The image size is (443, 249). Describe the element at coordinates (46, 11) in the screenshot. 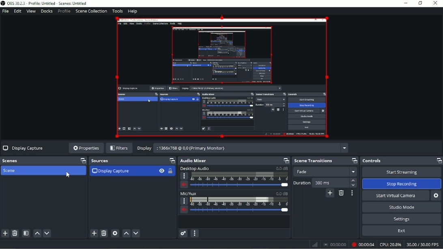

I see `Docks` at that location.